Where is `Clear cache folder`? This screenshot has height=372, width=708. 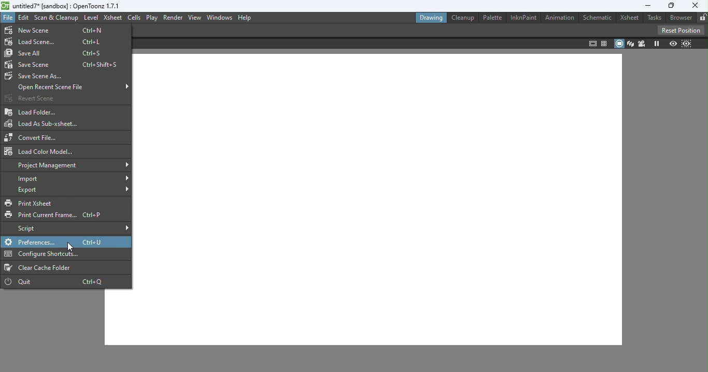
Clear cache folder is located at coordinates (41, 268).